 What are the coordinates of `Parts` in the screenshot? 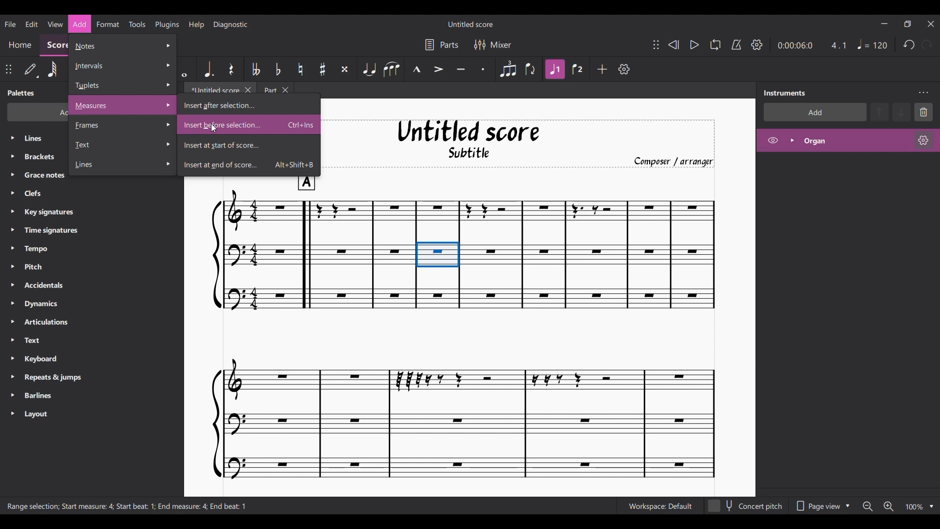 It's located at (442, 45).